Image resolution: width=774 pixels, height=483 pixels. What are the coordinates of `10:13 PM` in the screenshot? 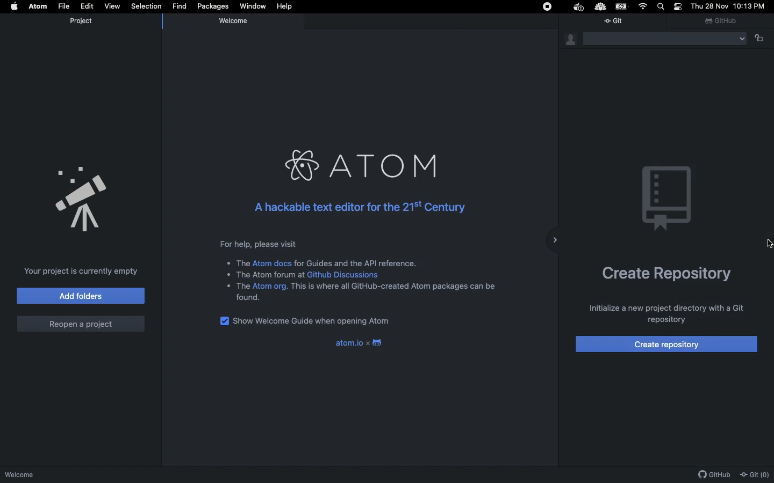 It's located at (749, 6).